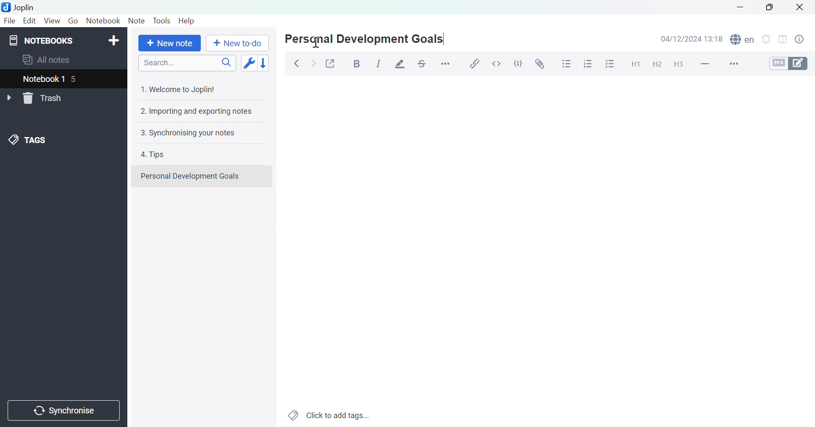 Image resolution: width=815 pixels, height=427 pixels. Describe the element at coordinates (297, 63) in the screenshot. I see `Back` at that location.